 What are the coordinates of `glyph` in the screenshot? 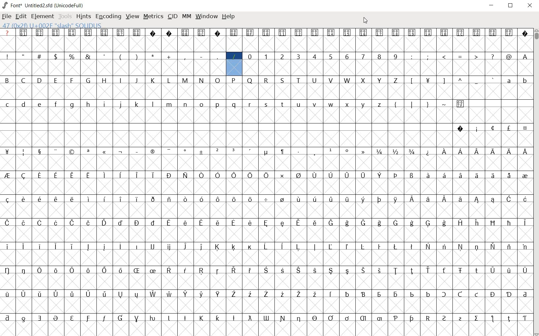 It's located at (477, 200).